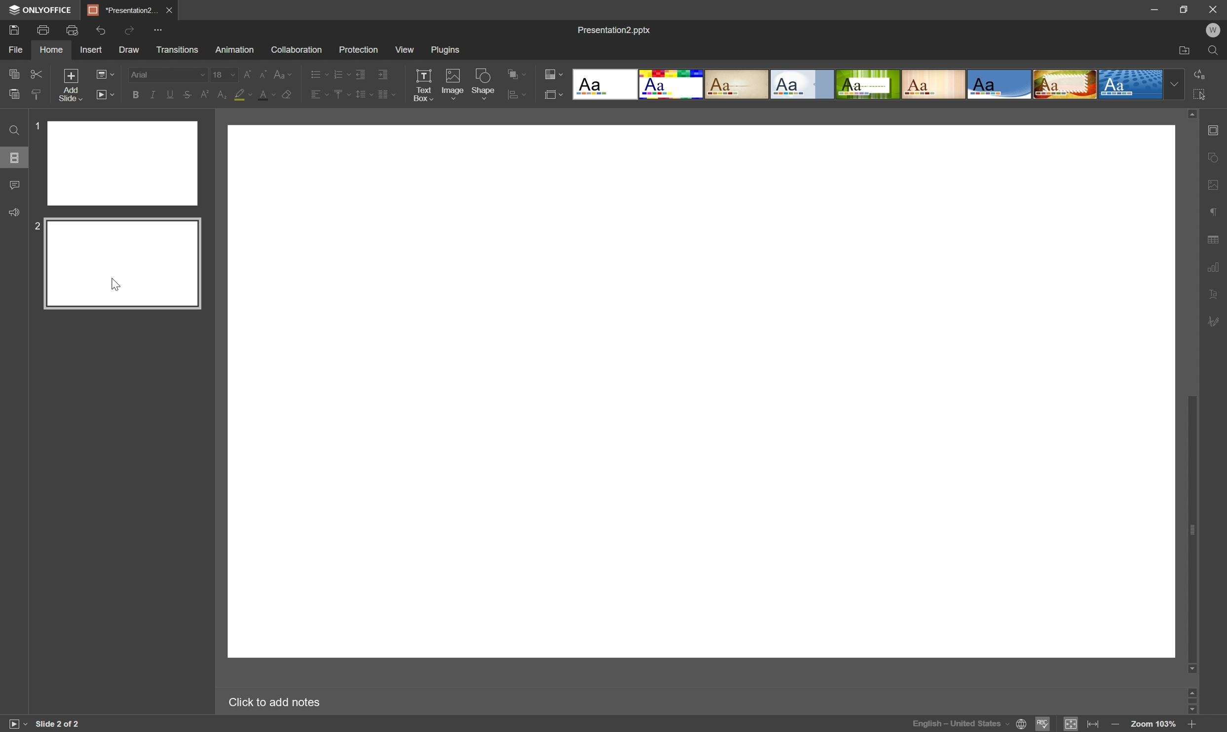 The height and width of the screenshot is (732, 1227). Describe the element at coordinates (452, 85) in the screenshot. I see `Image` at that location.